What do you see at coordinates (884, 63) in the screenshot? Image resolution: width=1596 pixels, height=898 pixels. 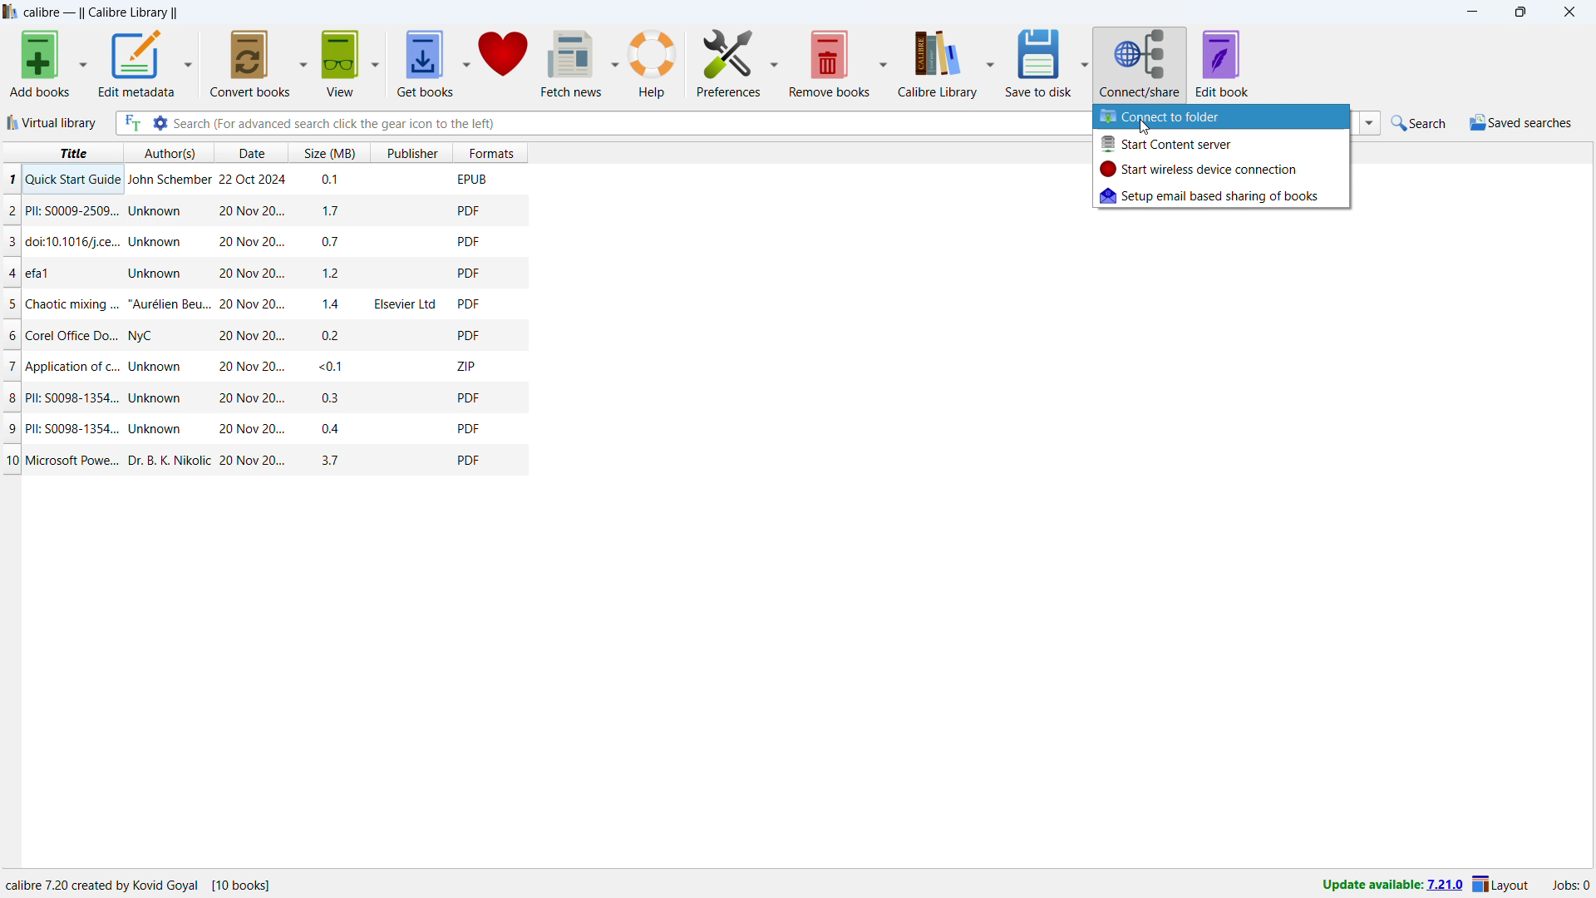 I see `remove books options` at bounding box center [884, 63].